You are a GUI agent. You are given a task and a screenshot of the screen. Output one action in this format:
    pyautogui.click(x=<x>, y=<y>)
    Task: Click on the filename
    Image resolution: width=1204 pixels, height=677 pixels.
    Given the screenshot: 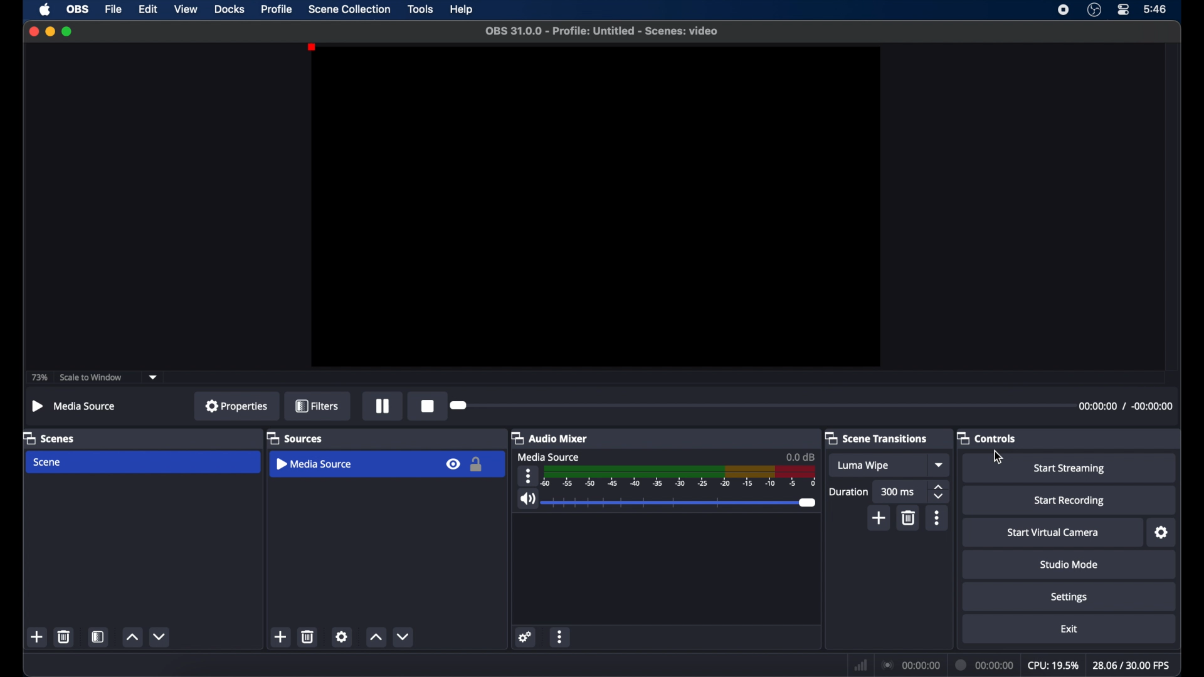 What is the action you would take?
    pyautogui.click(x=601, y=30)
    